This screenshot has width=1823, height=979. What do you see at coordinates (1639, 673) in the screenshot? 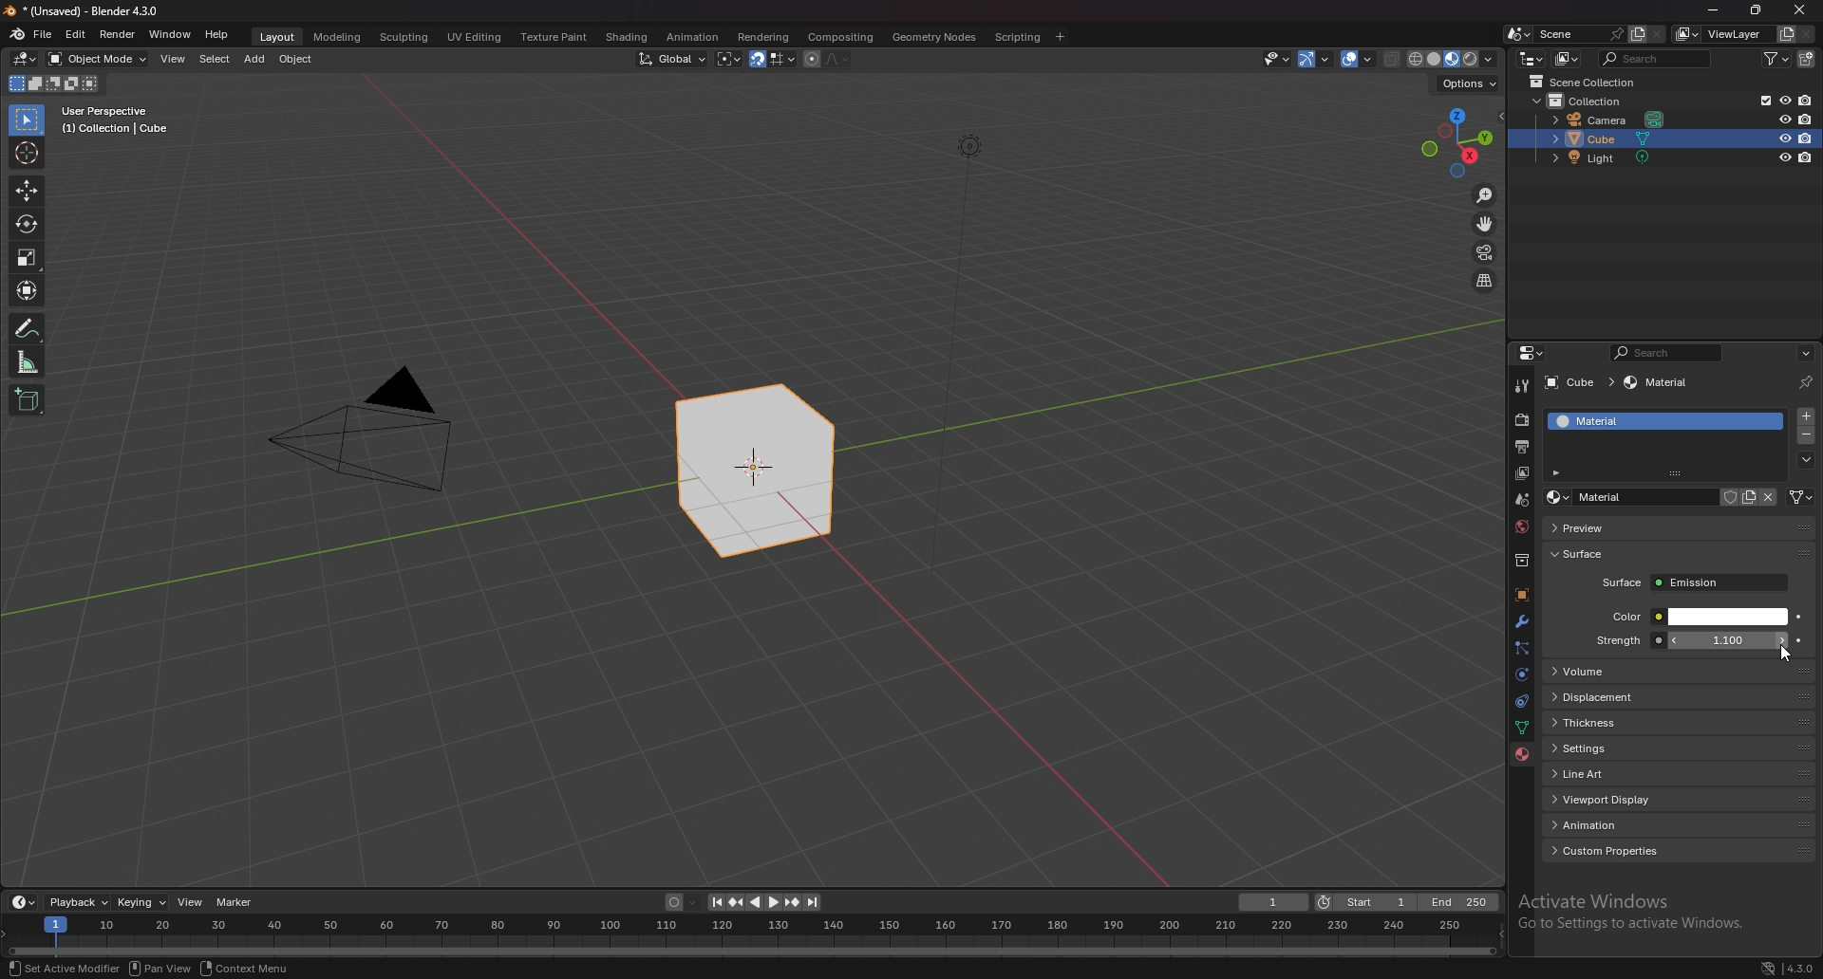
I see `volume` at bounding box center [1639, 673].